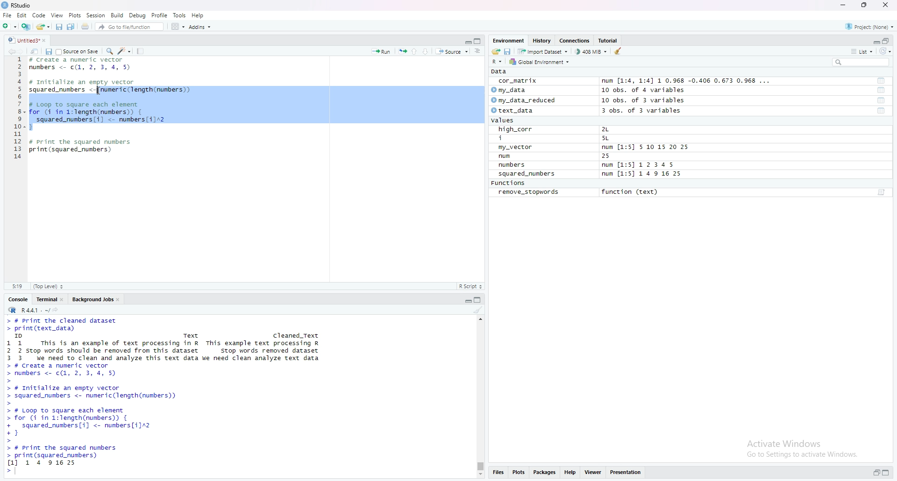 The height and width of the screenshot is (481, 897). What do you see at coordinates (414, 50) in the screenshot?
I see `up` at bounding box center [414, 50].